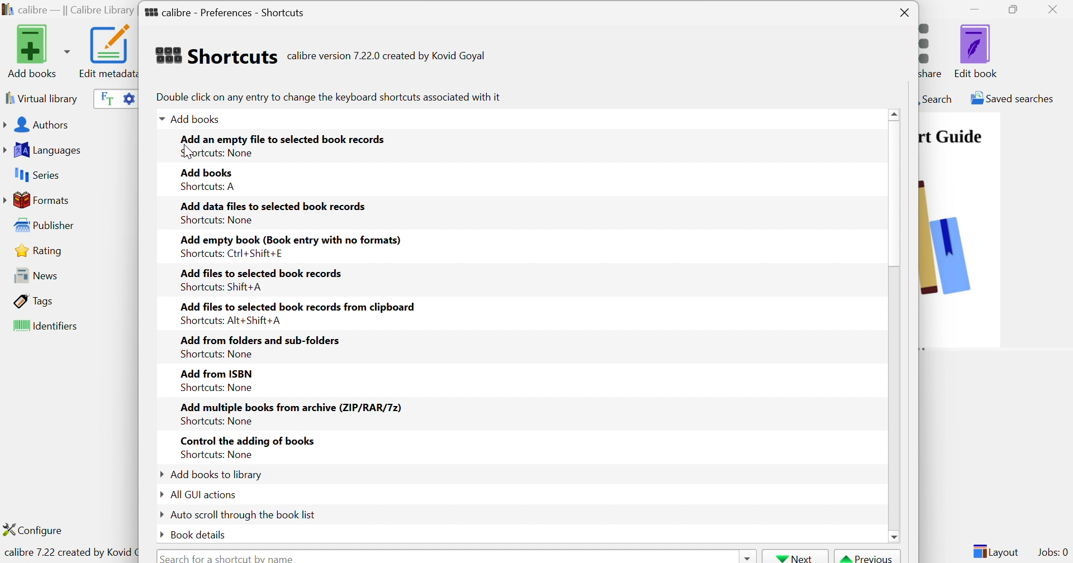  What do you see at coordinates (976, 51) in the screenshot?
I see `Edit book` at bounding box center [976, 51].